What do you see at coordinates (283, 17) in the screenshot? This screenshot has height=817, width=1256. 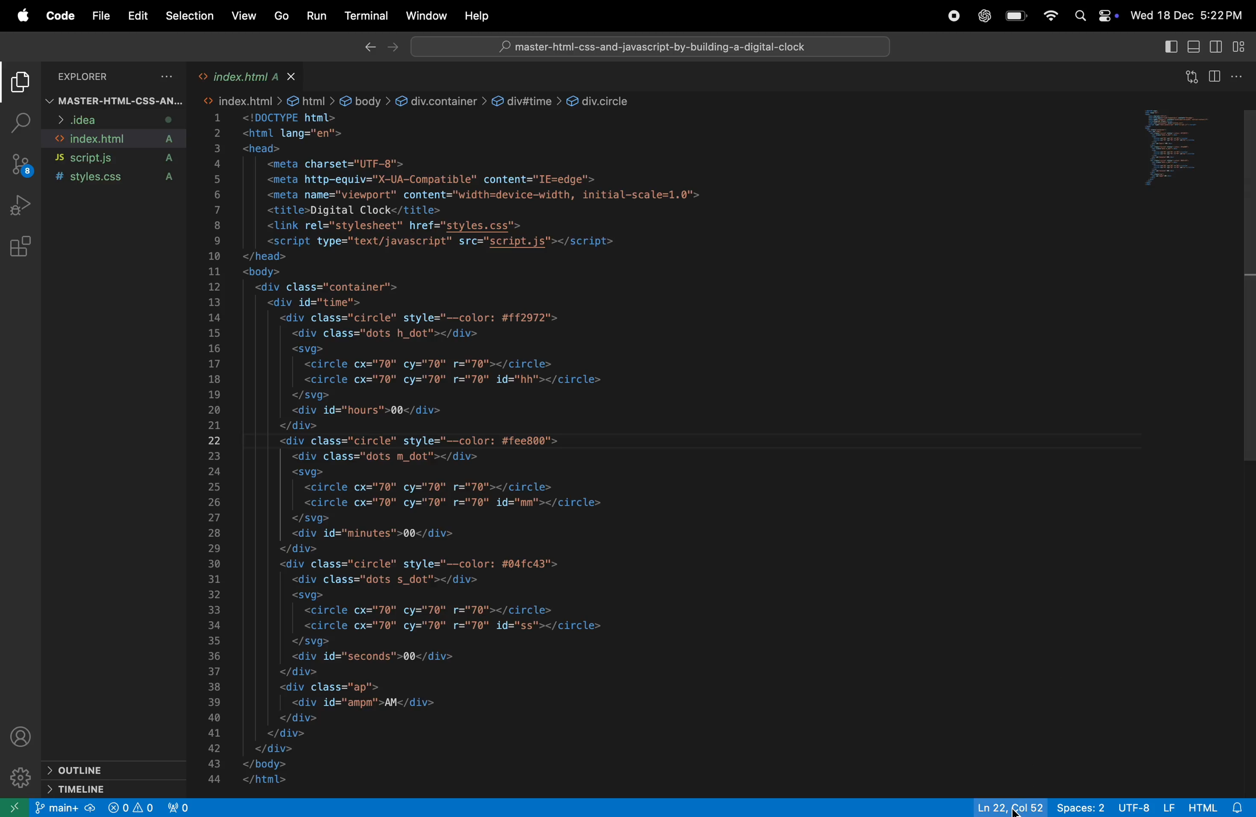 I see `go` at bounding box center [283, 17].